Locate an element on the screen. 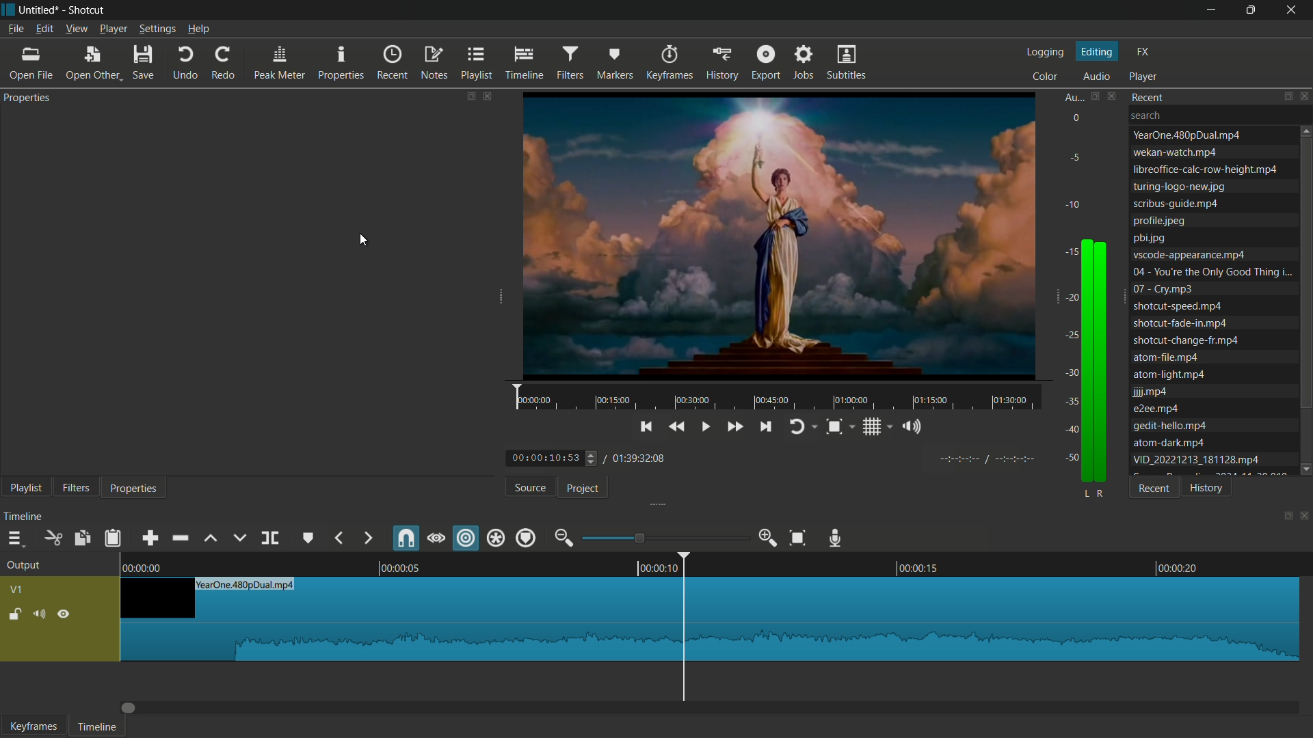  timeline is located at coordinates (97, 727).